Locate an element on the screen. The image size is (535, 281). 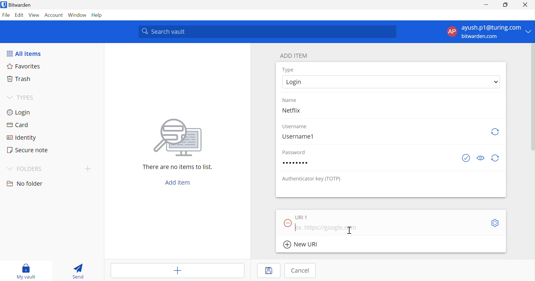
Card is located at coordinates (17, 124).